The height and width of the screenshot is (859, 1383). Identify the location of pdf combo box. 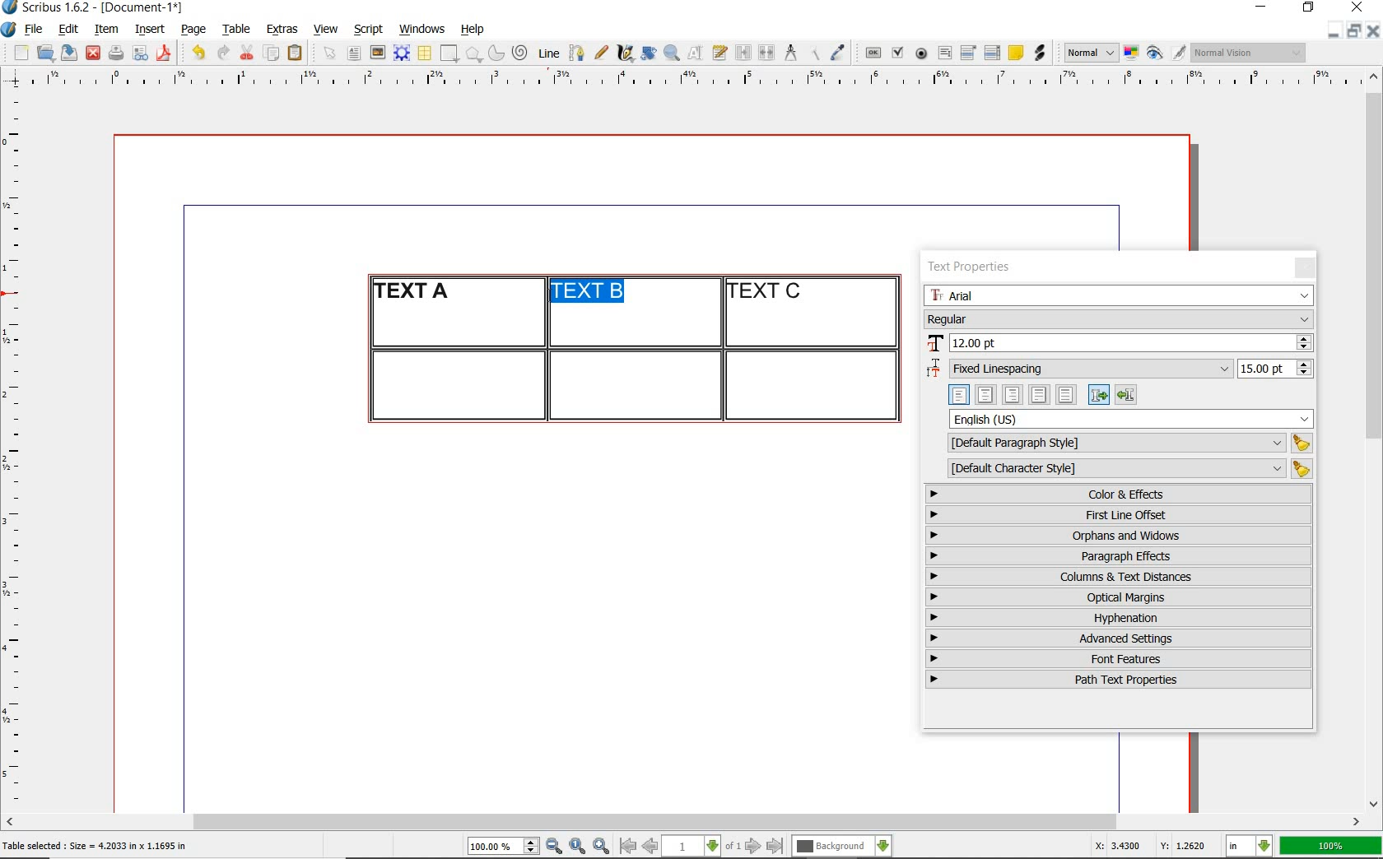
(969, 52).